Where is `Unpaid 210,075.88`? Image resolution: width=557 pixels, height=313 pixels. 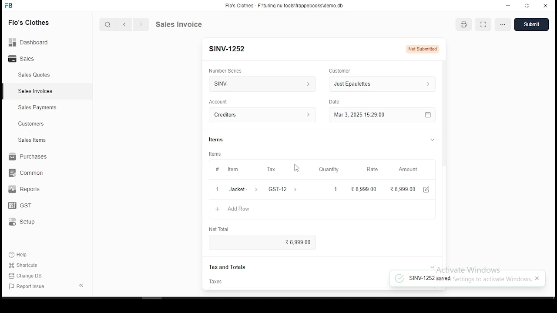
Unpaid 210,075.88 is located at coordinates (419, 49).